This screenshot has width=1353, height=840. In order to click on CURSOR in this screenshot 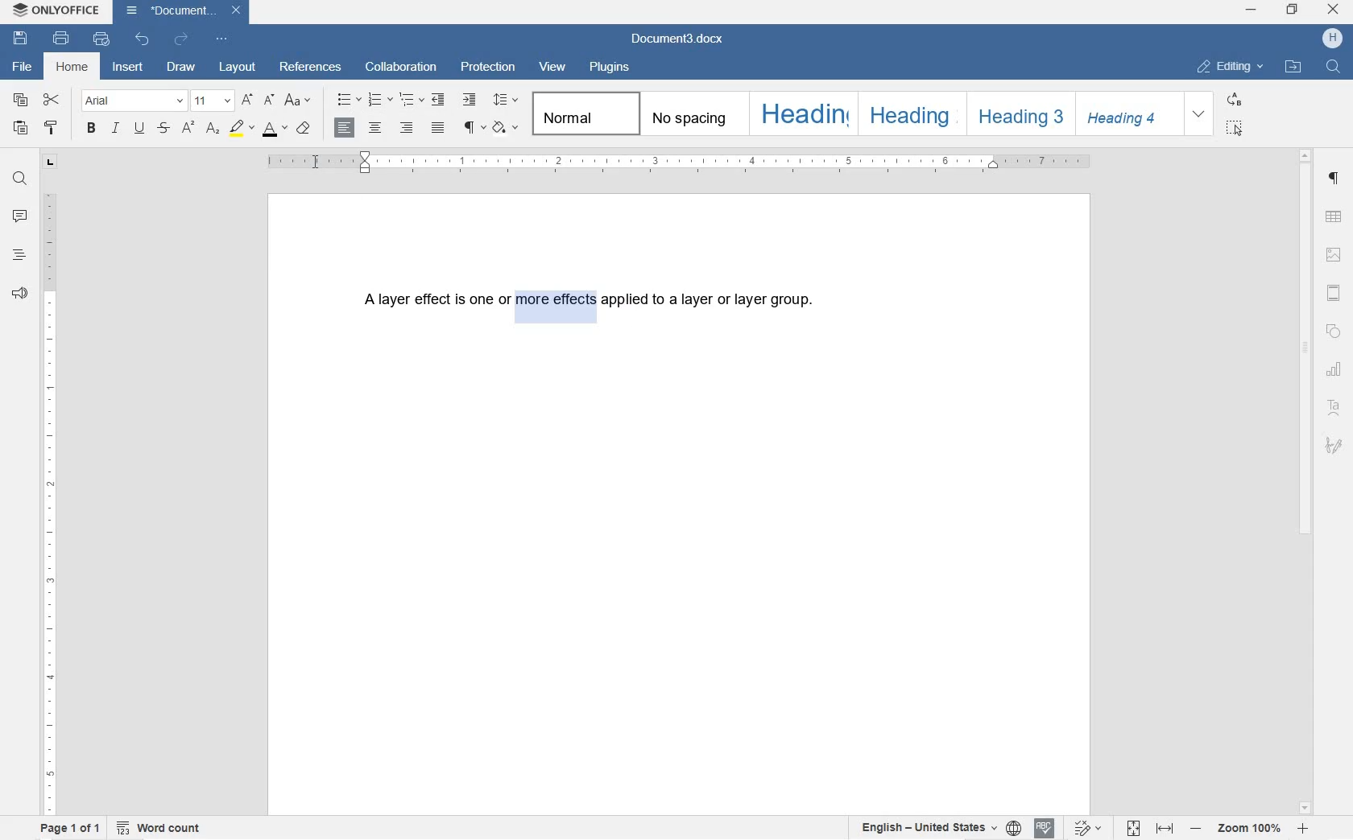, I will do `click(317, 163)`.